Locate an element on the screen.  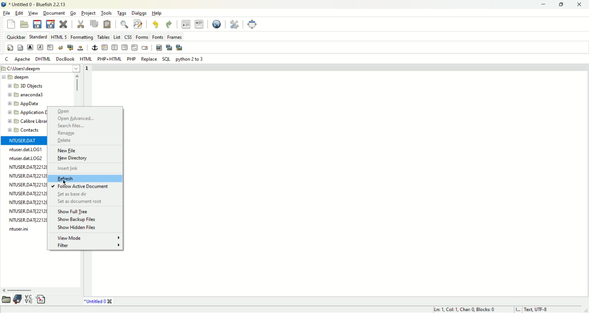
delete is located at coordinates (80, 141).